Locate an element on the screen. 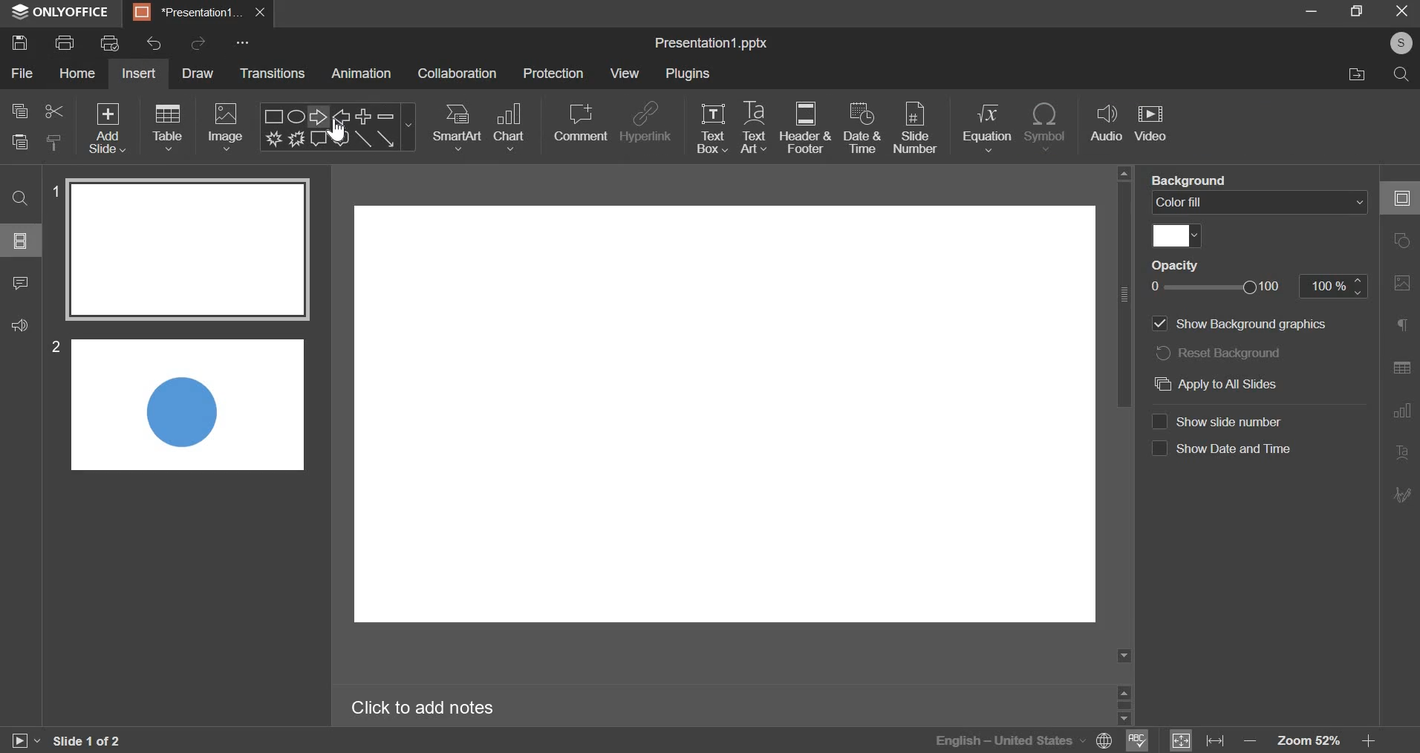 This screenshot has width=1420, height=753. Left arrow is located at coordinates (342, 116).